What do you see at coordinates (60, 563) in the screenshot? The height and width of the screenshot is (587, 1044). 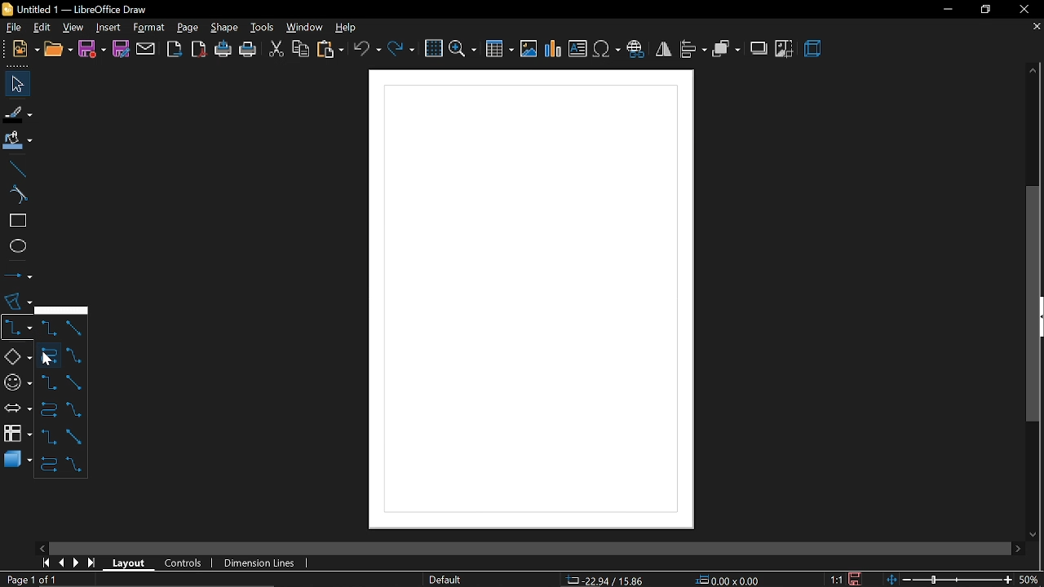 I see `previous page` at bounding box center [60, 563].